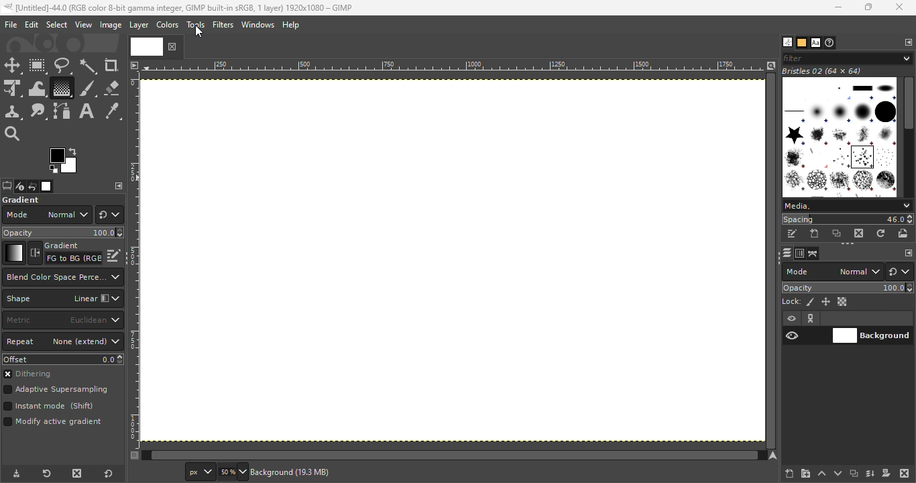  I want to click on Shape, so click(62, 299).